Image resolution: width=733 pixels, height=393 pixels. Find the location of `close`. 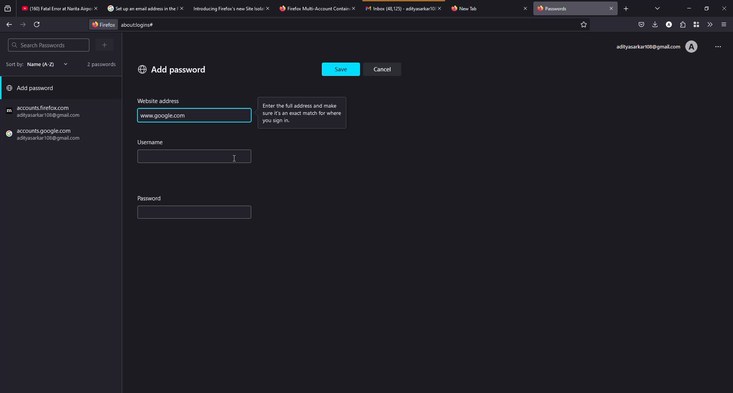

close is located at coordinates (353, 8).